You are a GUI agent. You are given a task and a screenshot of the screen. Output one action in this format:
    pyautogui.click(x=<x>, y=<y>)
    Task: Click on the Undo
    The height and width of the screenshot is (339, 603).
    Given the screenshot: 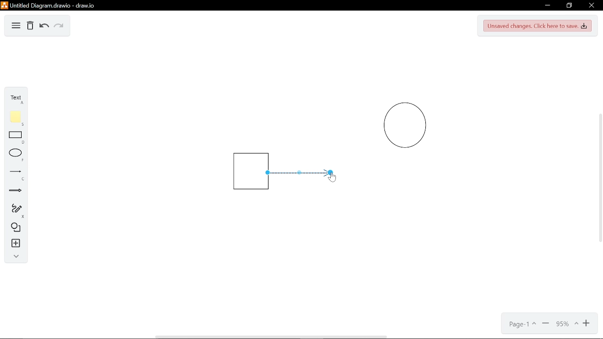 What is the action you would take?
    pyautogui.click(x=44, y=26)
    